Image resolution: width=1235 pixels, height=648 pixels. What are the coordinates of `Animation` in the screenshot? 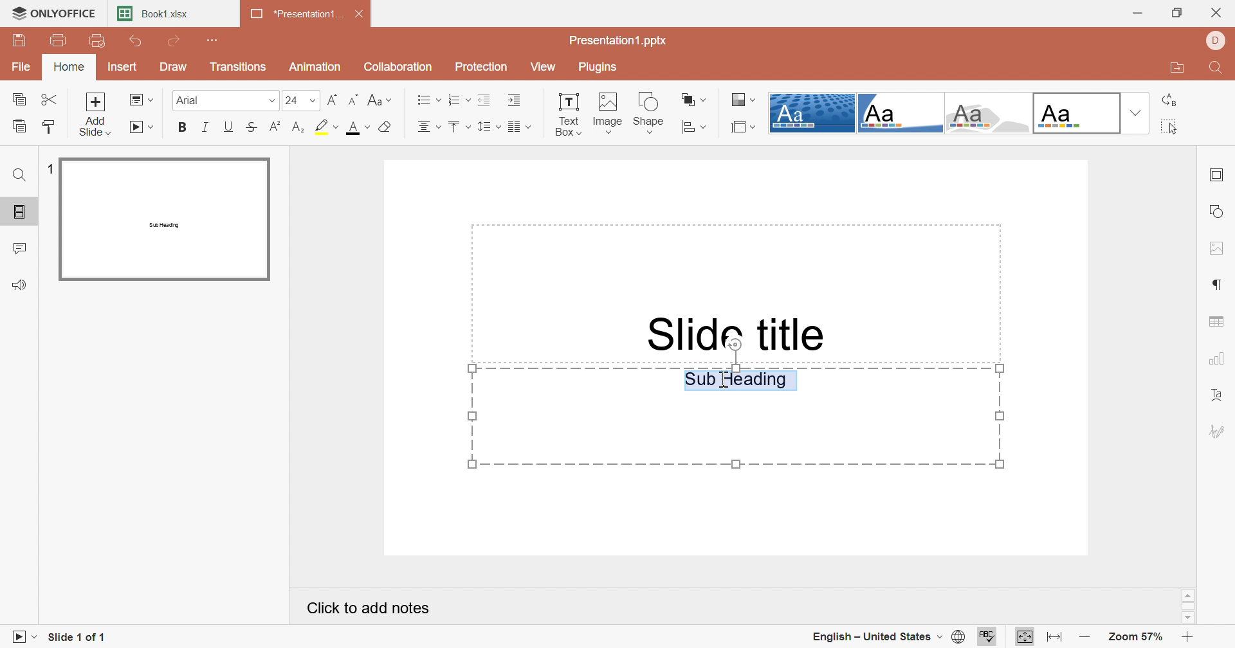 It's located at (316, 67).